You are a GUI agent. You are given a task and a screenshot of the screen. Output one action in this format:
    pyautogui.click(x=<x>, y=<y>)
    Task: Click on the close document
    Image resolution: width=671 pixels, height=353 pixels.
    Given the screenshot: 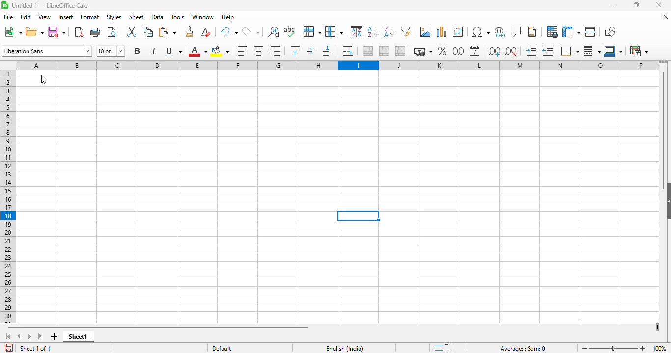 What is the action you would take?
    pyautogui.click(x=666, y=17)
    